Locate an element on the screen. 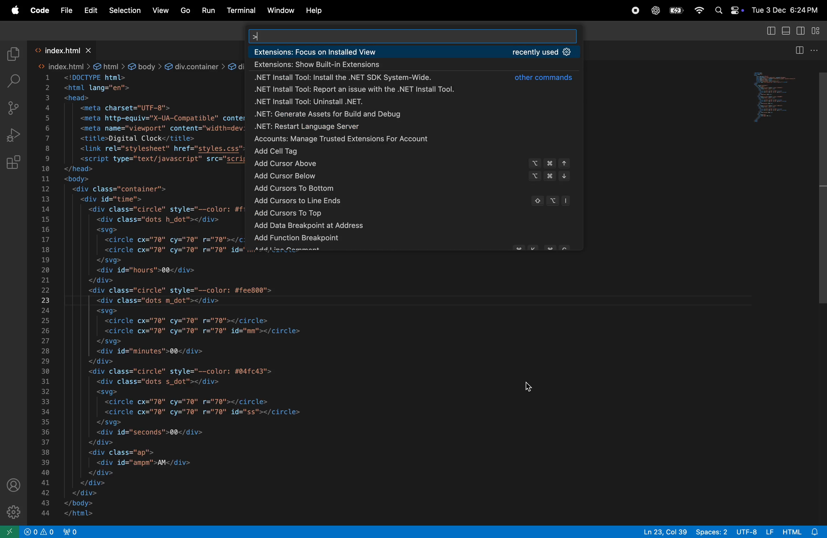  div.container is located at coordinates (194, 66).